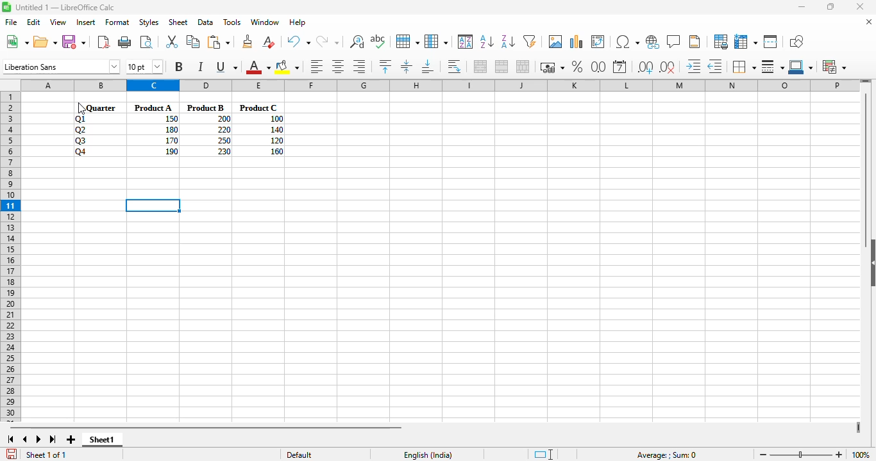 The image size is (876, 461). Describe the element at coordinates (47, 455) in the screenshot. I see `Sheet 1 of 1` at that location.